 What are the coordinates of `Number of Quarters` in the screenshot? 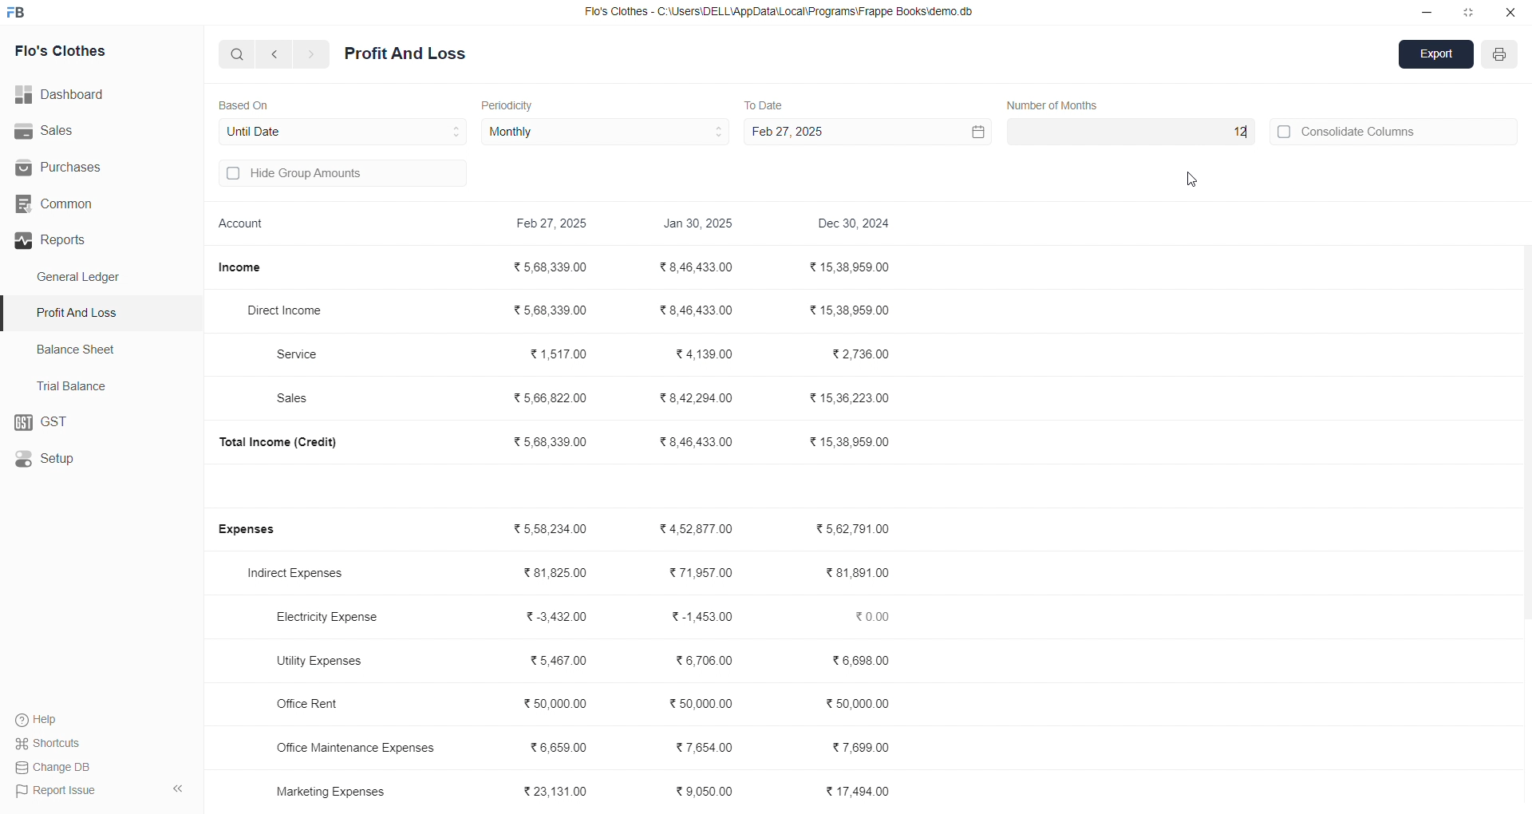 It's located at (1057, 105).